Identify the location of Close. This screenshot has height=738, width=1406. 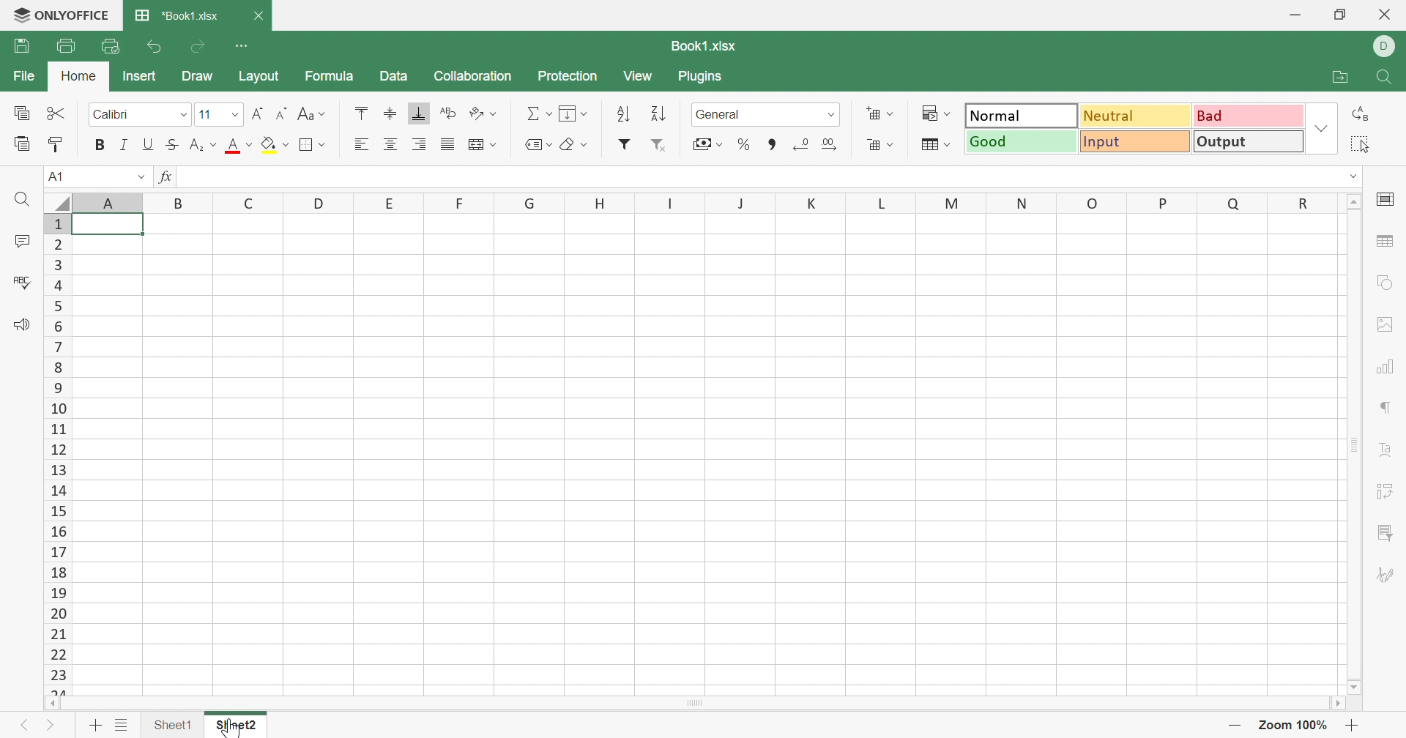
(258, 16).